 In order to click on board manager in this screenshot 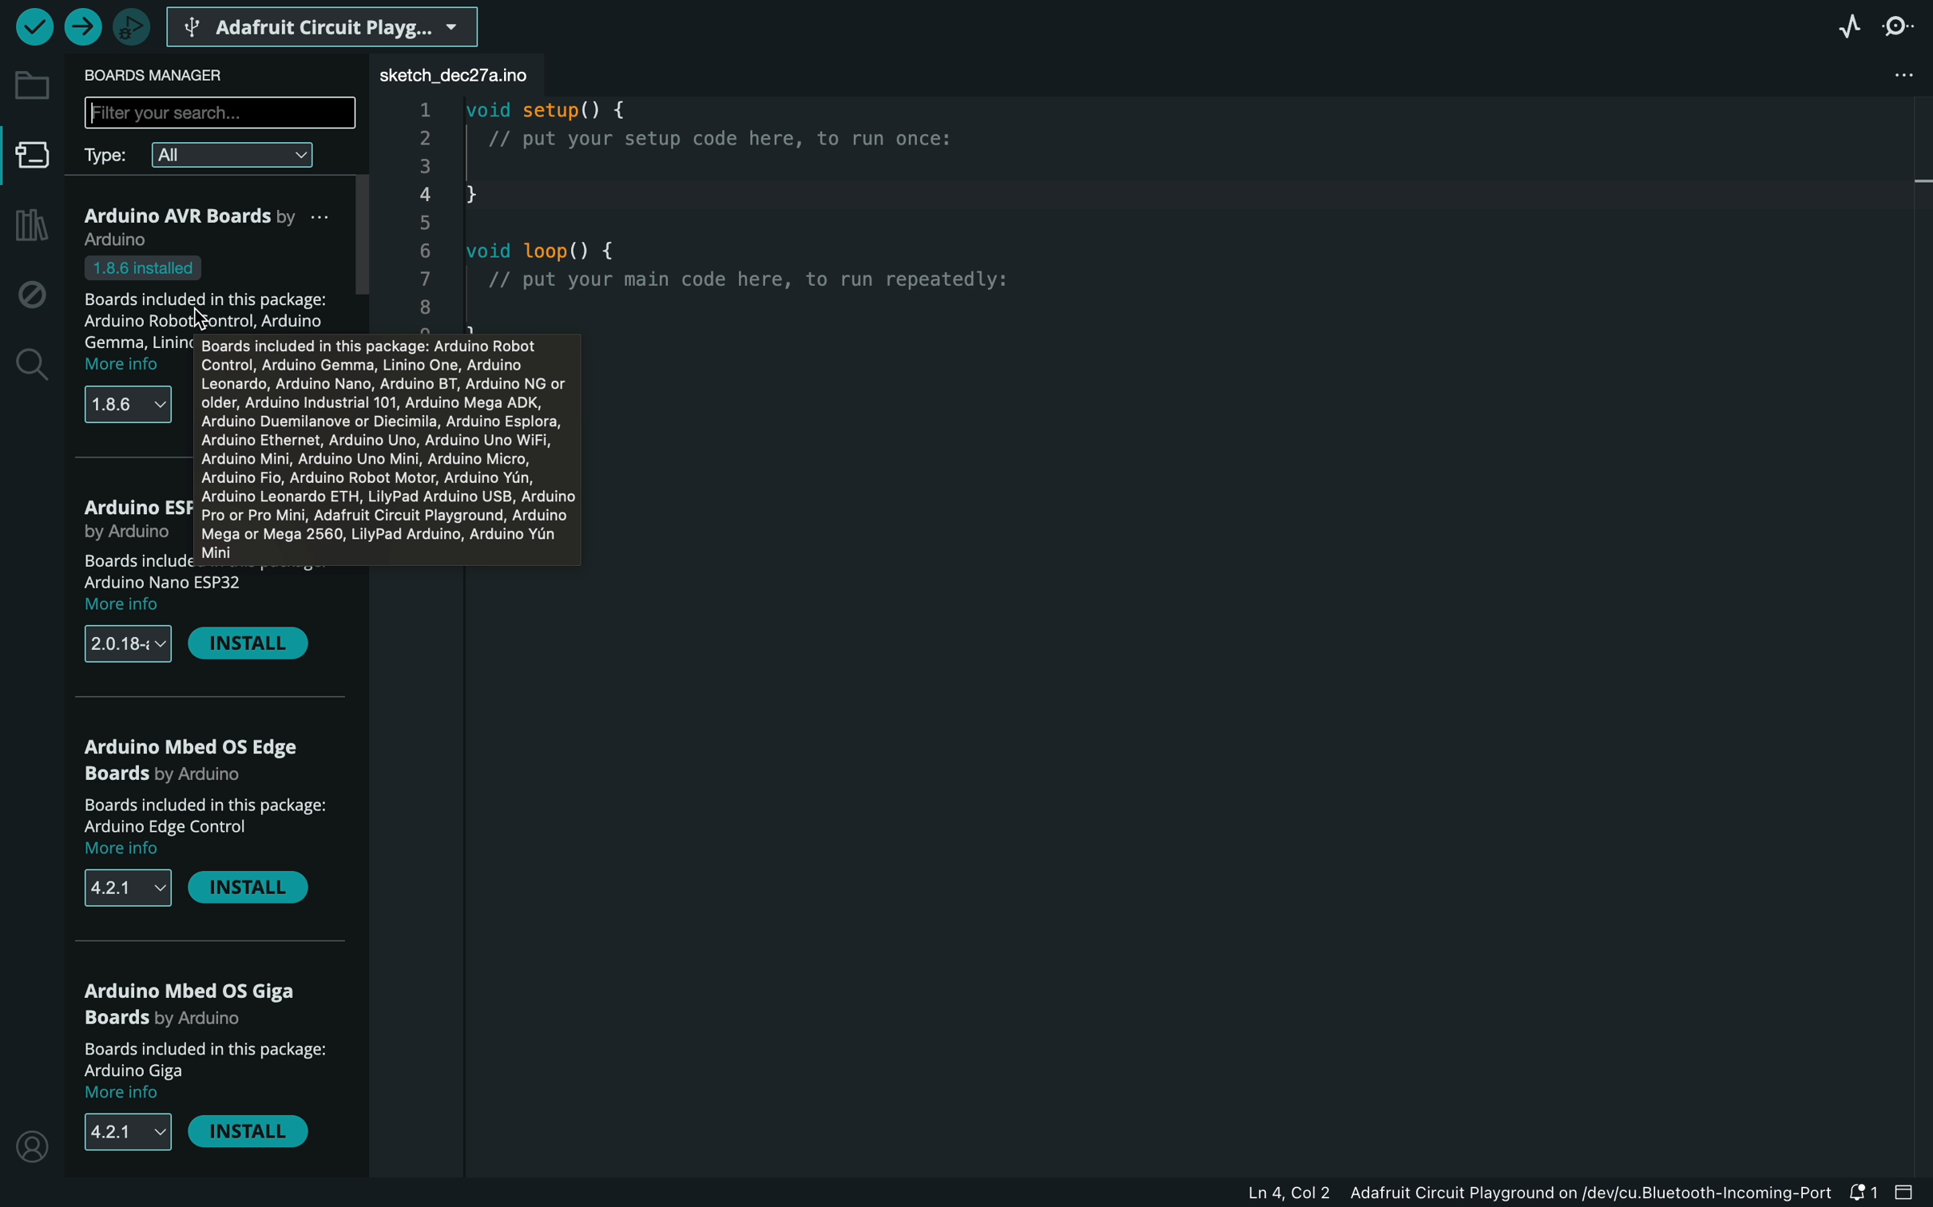, I will do `click(34, 157)`.